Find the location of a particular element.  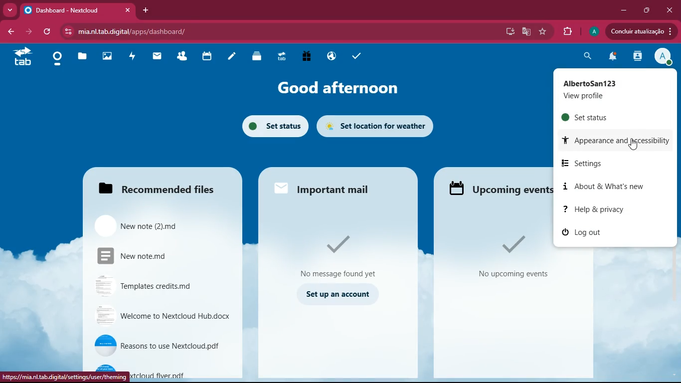

No message found yet is located at coordinates (337, 248).